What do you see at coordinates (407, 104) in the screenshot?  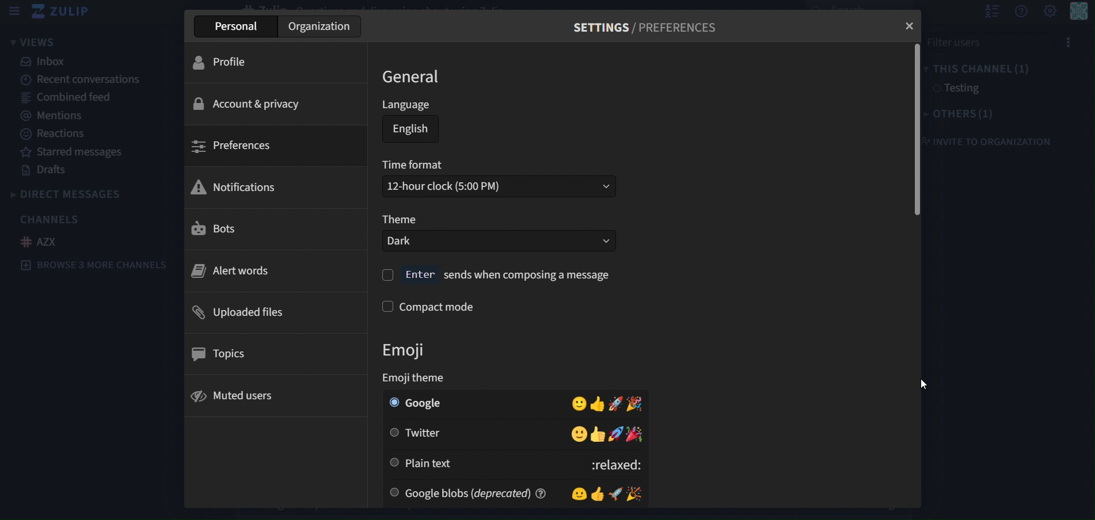 I see `language` at bounding box center [407, 104].